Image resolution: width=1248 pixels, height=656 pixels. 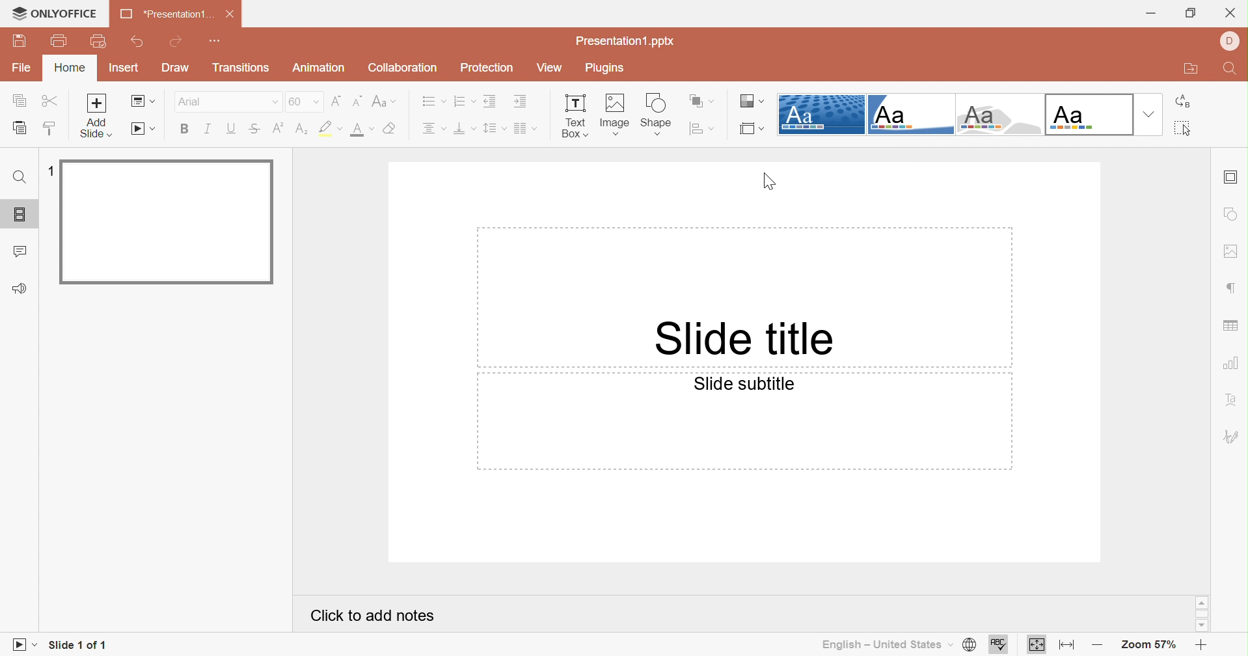 I want to click on Text art settings, so click(x=1233, y=399).